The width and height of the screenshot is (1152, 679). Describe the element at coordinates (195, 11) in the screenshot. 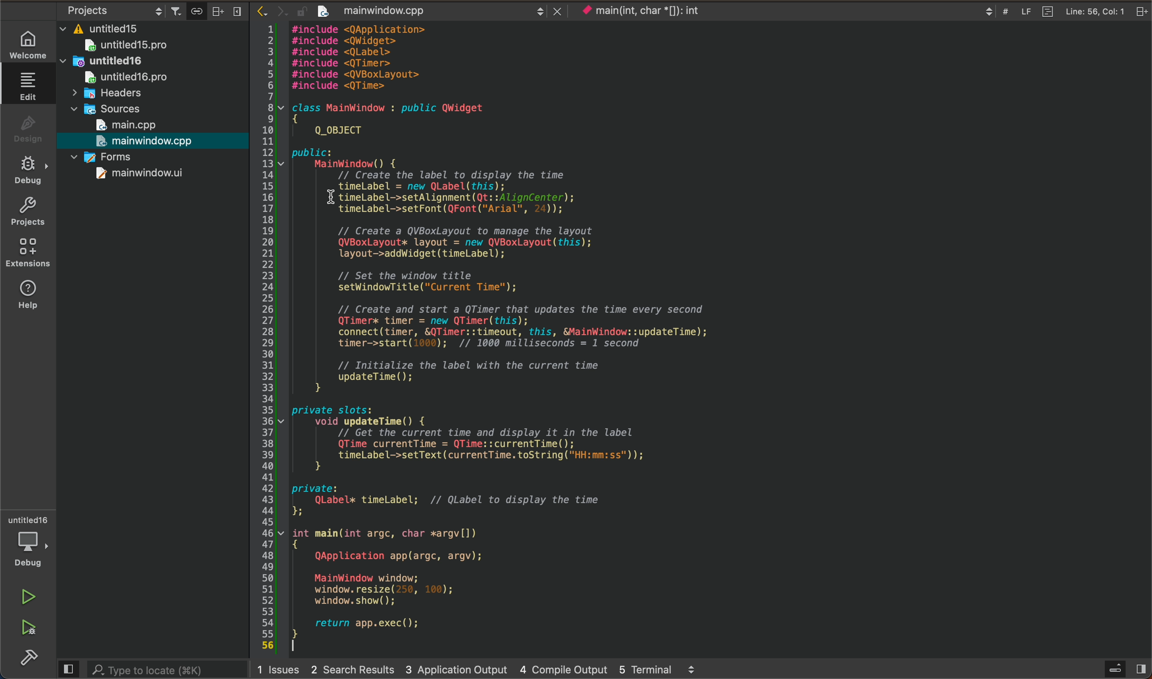

I see `attach` at that location.